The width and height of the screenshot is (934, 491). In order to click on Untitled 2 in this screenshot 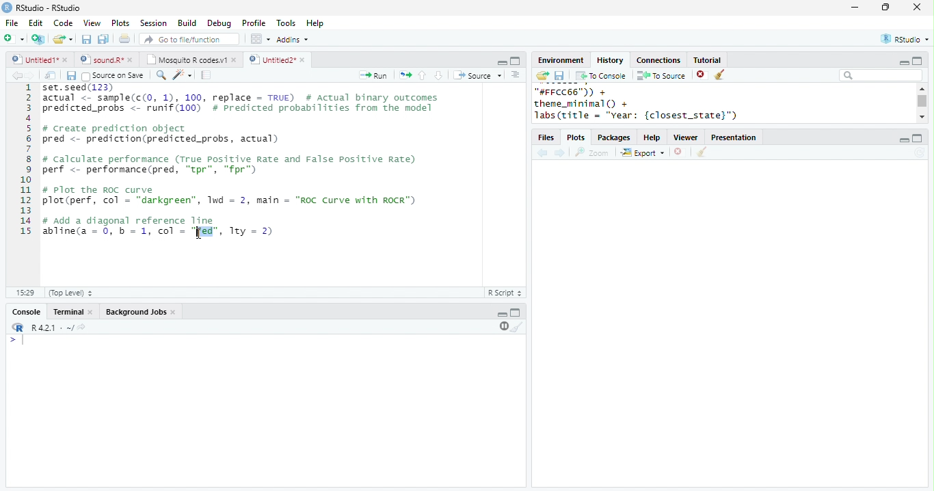, I will do `click(271, 59)`.